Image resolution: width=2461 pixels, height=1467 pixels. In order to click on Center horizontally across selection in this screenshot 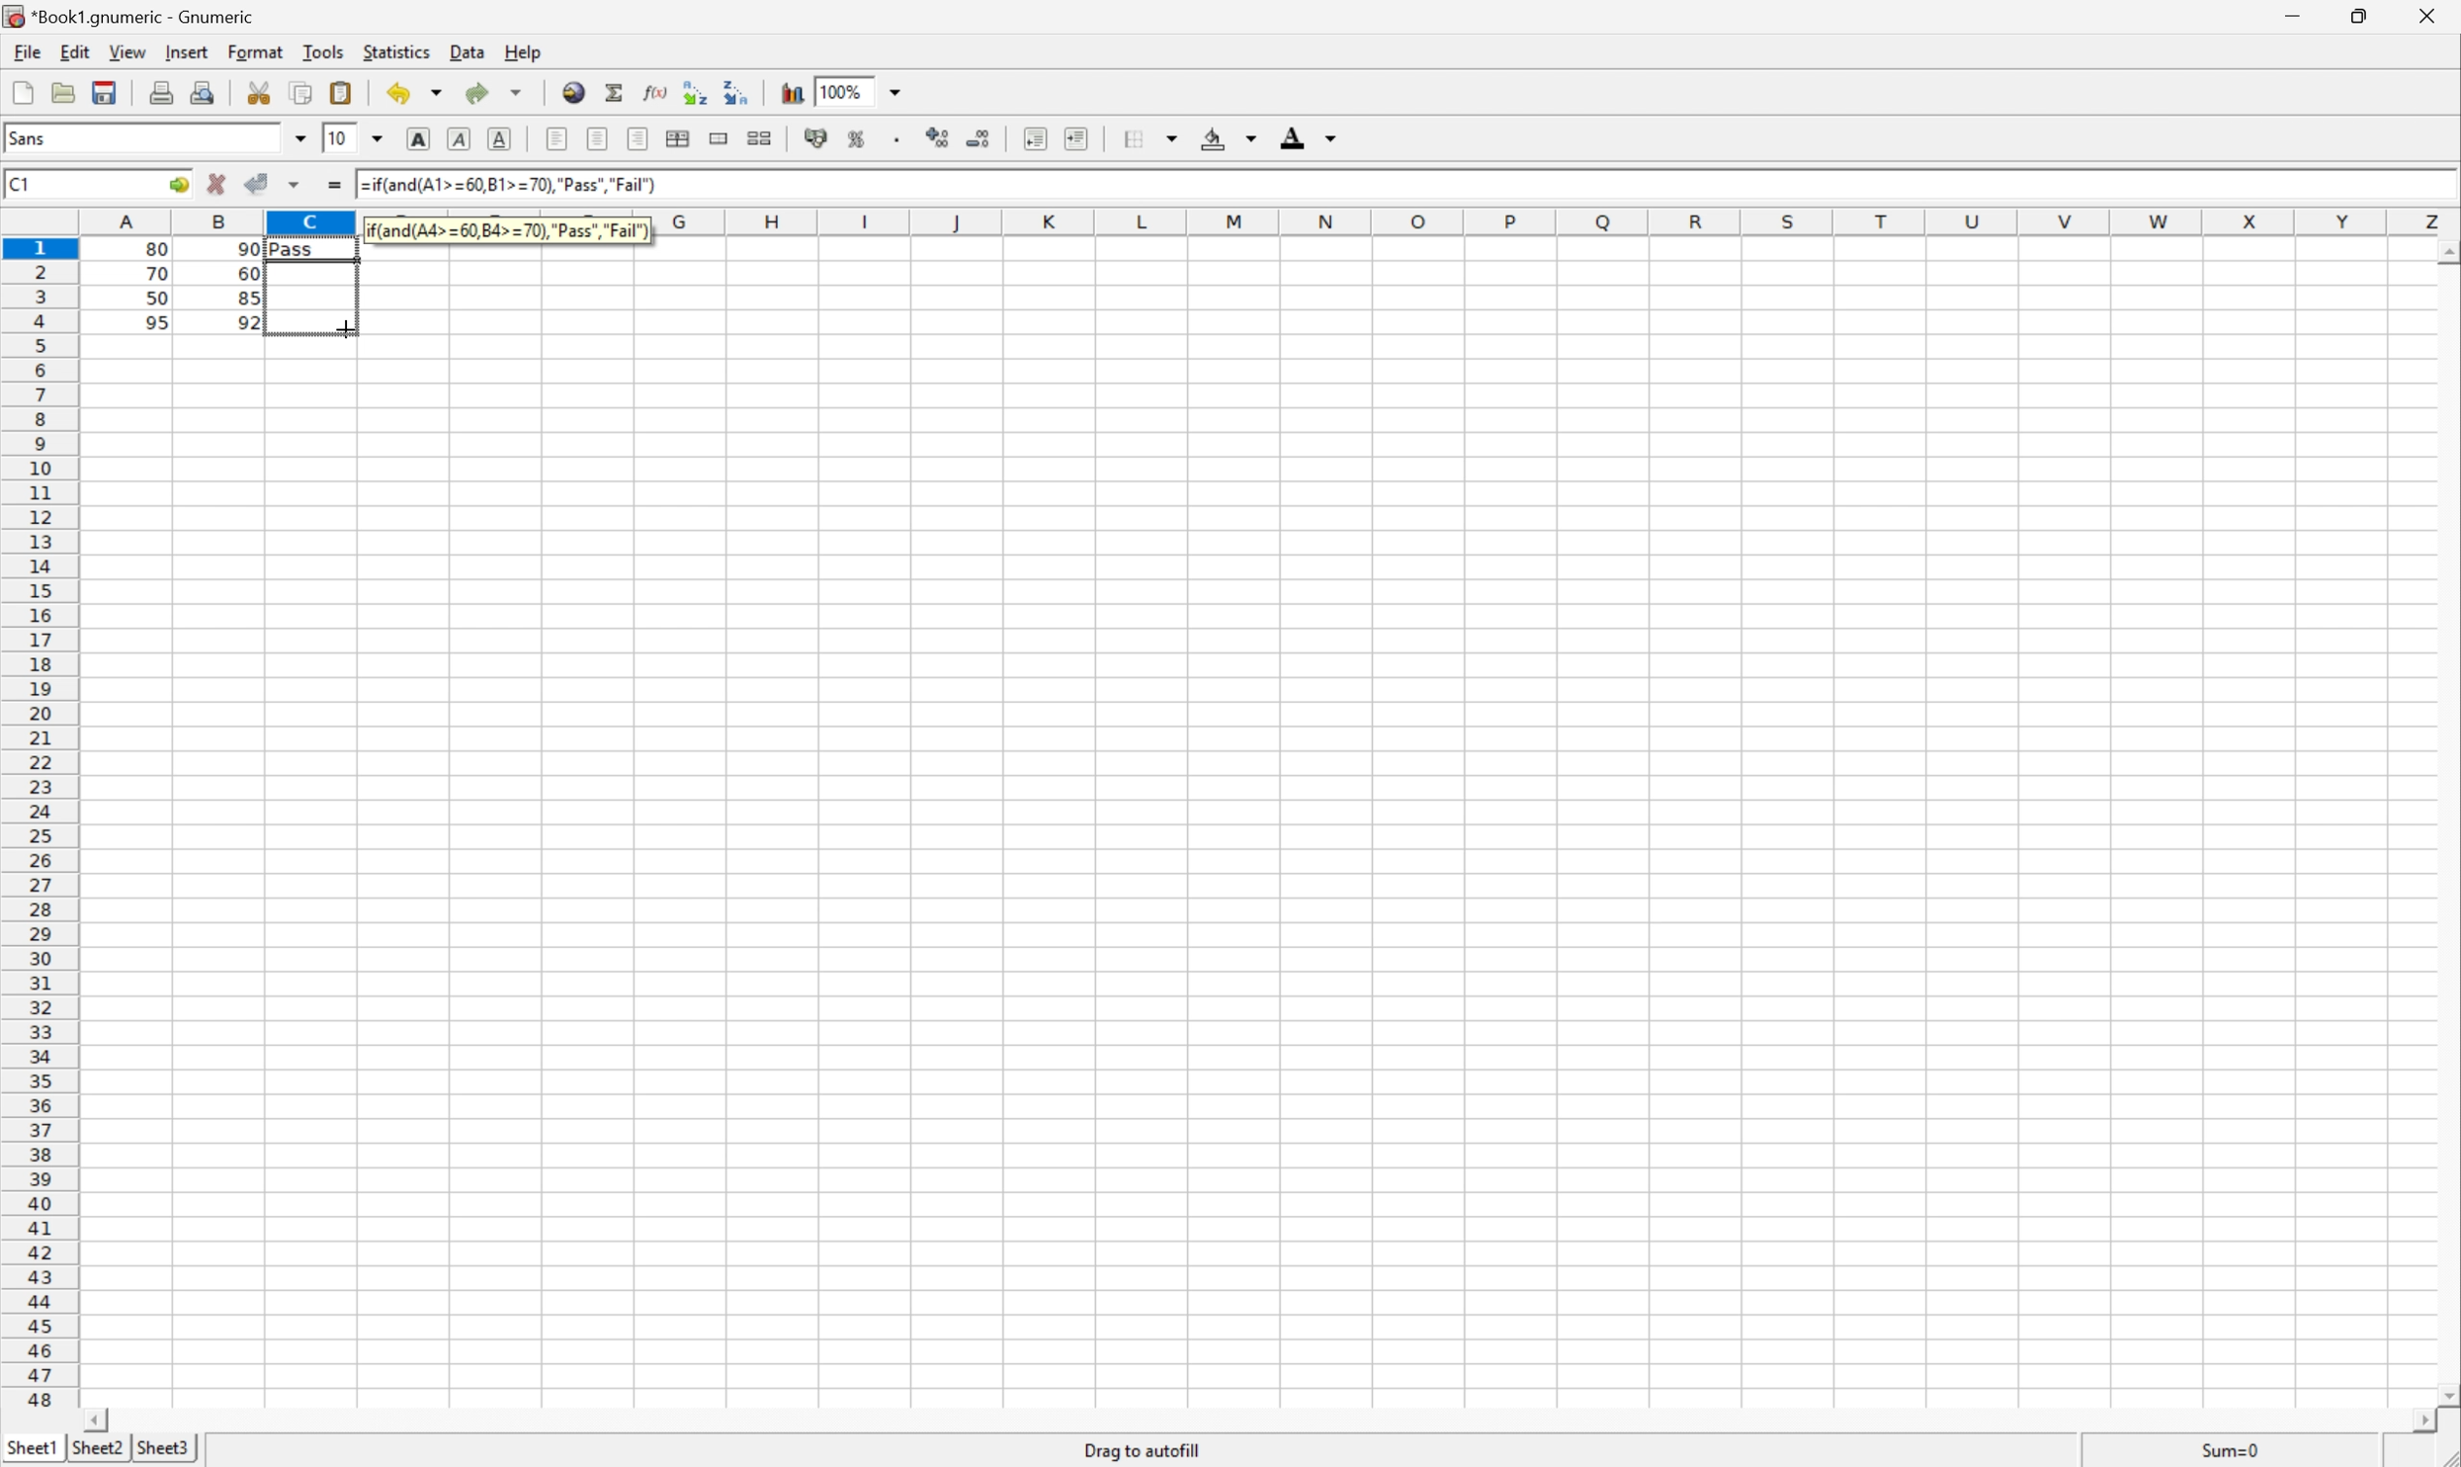, I will do `click(682, 135)`.